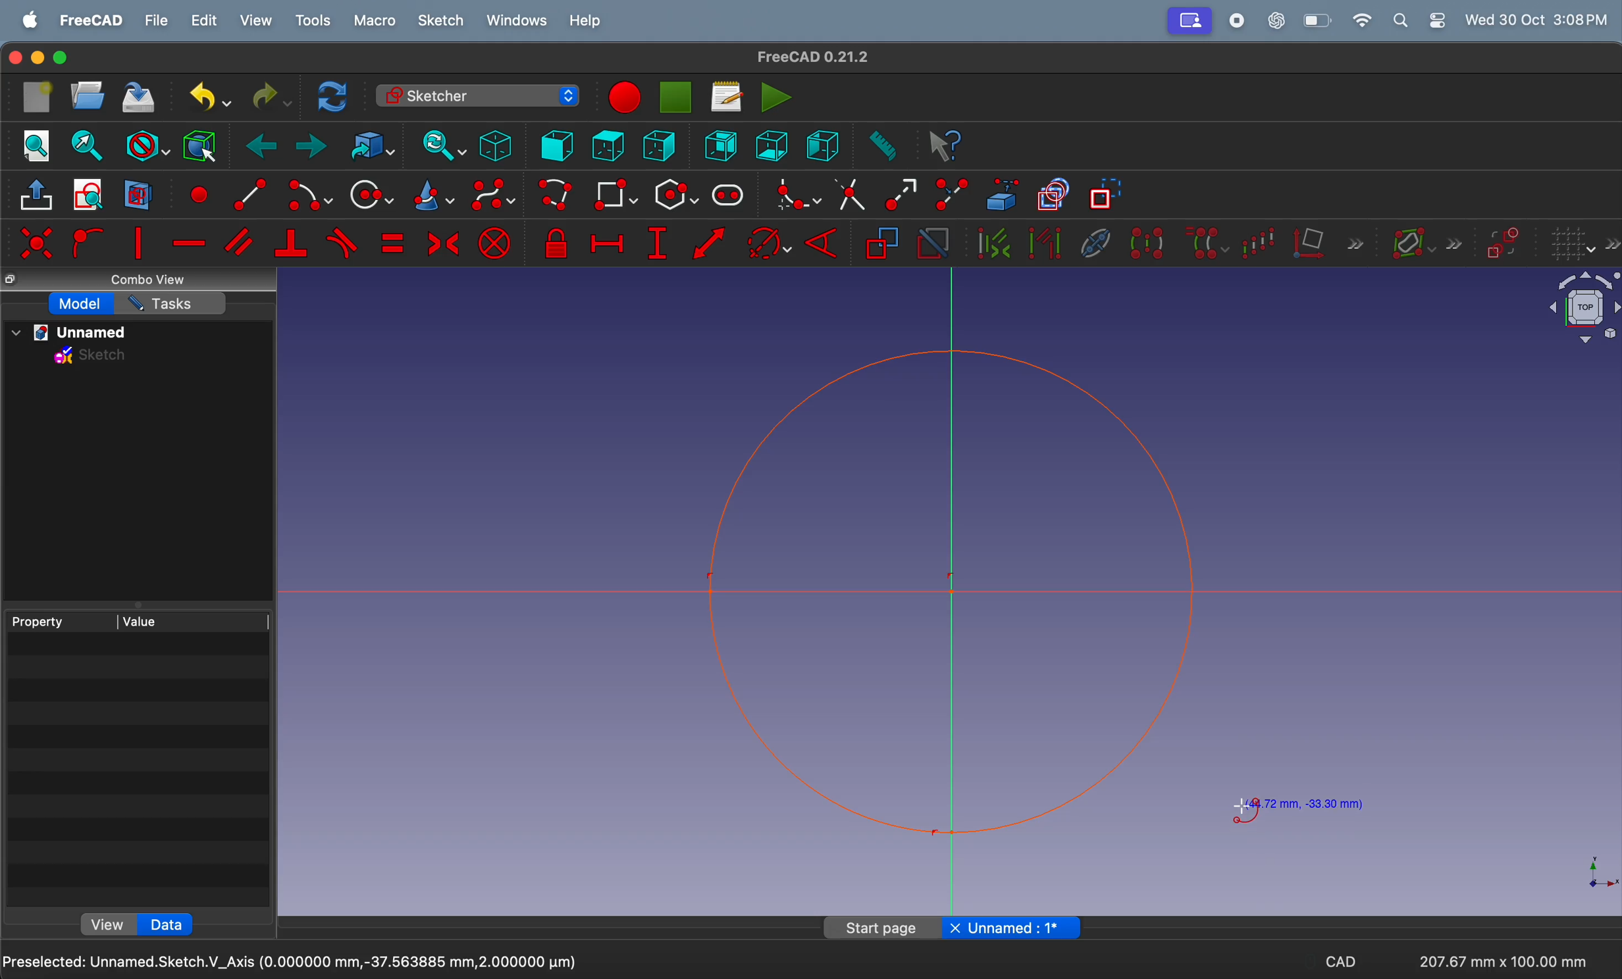 The height and width of the screenshot is (979, 1622). What do you see at coordinates (1092, 241) in the screenshot?
I see `hide internal geometry` at bounding box center [1092, 241].